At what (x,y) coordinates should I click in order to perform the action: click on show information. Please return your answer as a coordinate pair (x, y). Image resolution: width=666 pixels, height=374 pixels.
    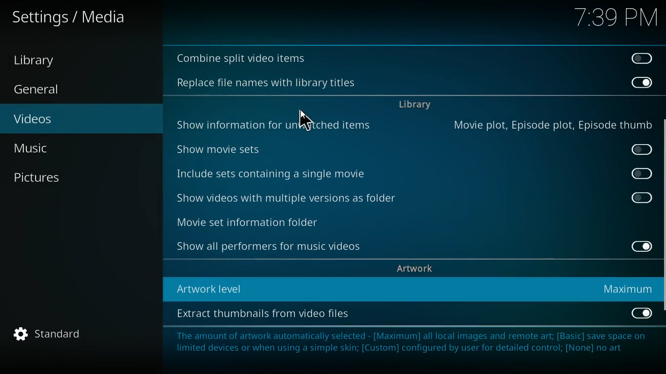
    Looking at the image, I should click on (277, 123).